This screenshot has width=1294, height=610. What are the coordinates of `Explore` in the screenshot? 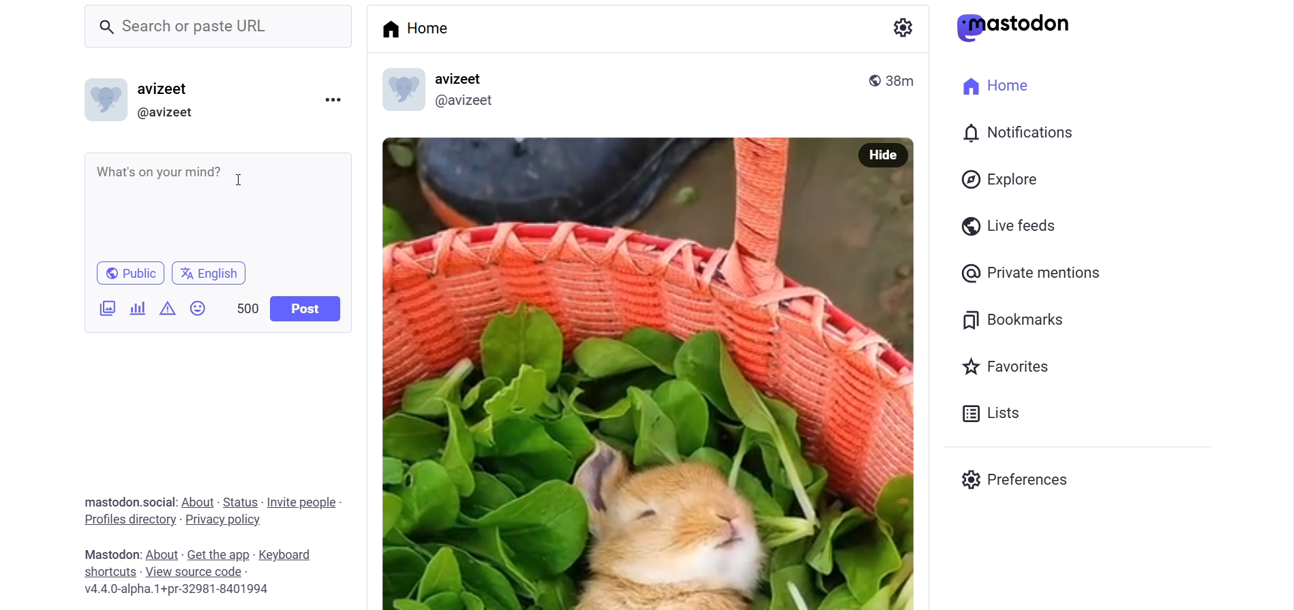 It's located at (1003, 180).